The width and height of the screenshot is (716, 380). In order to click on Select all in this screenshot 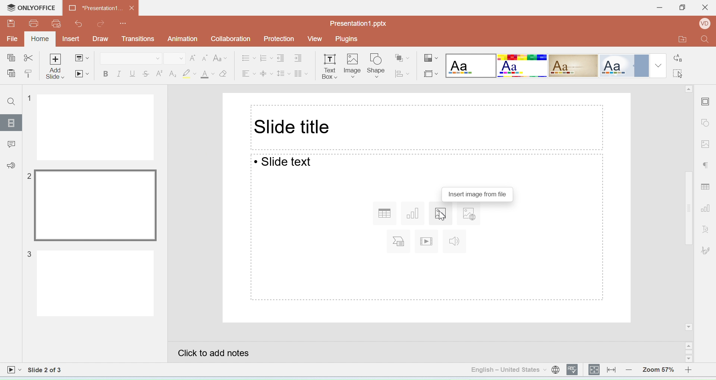, I will do `click(681, 72)`.